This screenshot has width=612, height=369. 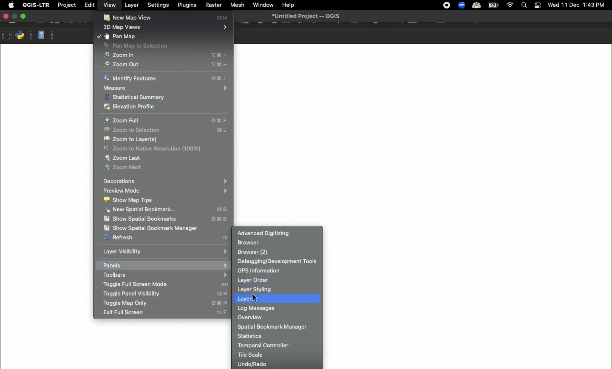 I want to click on , so click(x=53, y=36).